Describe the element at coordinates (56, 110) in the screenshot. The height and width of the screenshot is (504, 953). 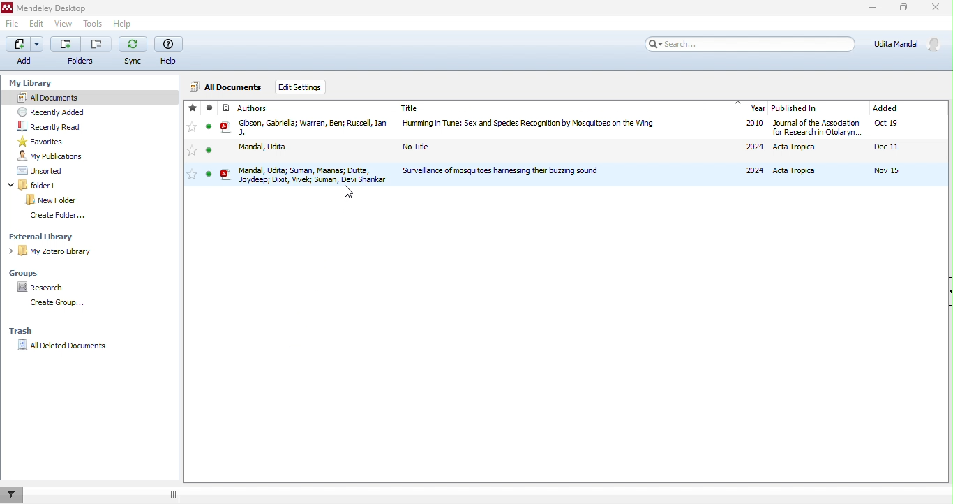
I see `recently added` at that location.